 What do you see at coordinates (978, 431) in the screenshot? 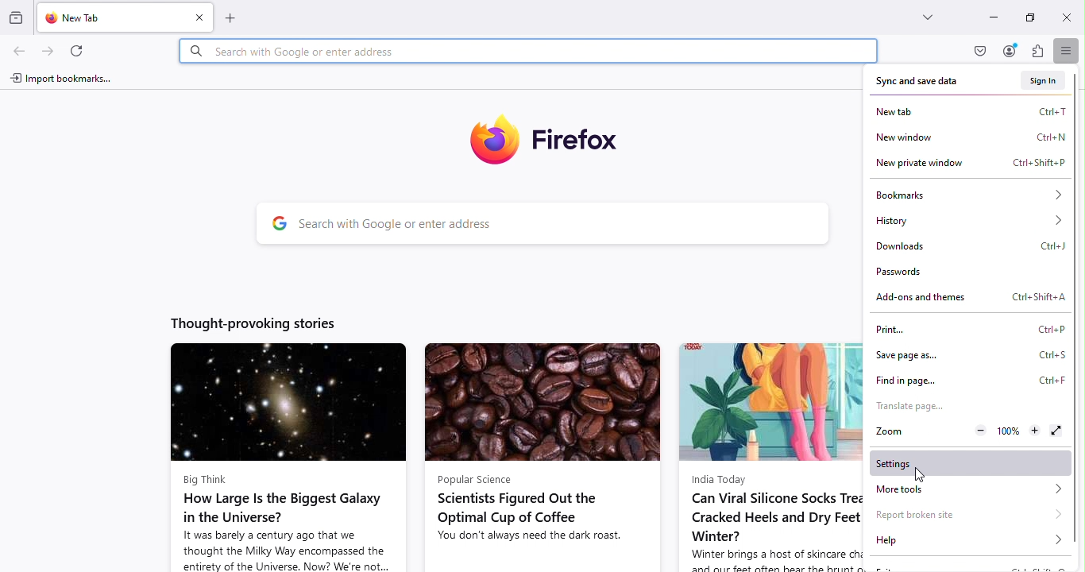
I see `Zoom out` at bounding box center [978, 431].